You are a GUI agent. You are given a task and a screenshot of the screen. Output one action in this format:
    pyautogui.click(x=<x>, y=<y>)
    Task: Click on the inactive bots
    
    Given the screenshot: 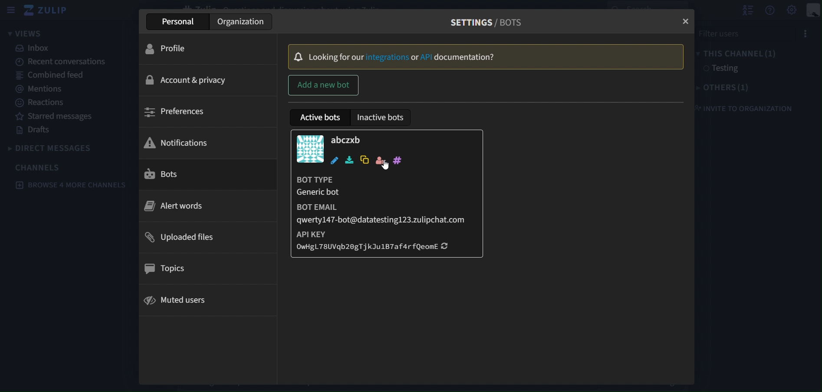 What is the action you would take?
    pyautogui.click(x=379, y=118)
    